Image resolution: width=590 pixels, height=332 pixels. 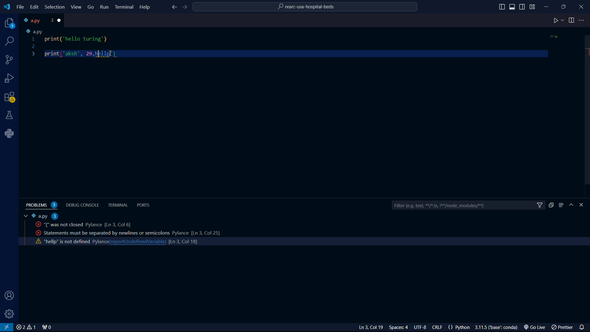 What do you see at coordinates (536, 327) in the screenshot?
I see `Go Live` at bounding box center [536, 327].